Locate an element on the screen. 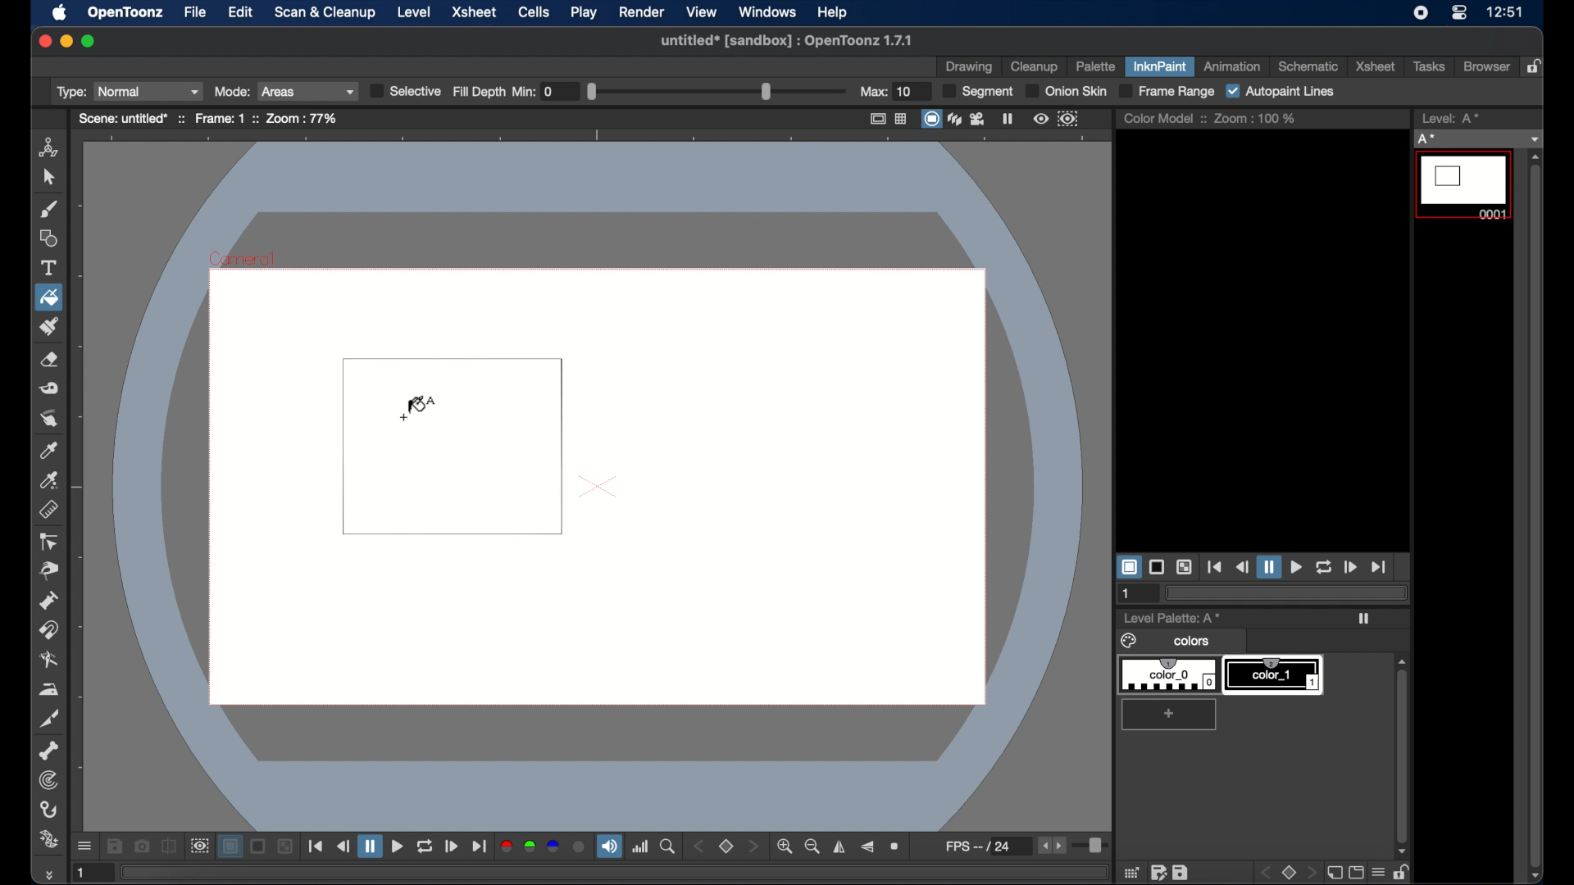 Image resolution: width=1574 pixels, height=885 pixels. fps is located at coordinates (987, 846).